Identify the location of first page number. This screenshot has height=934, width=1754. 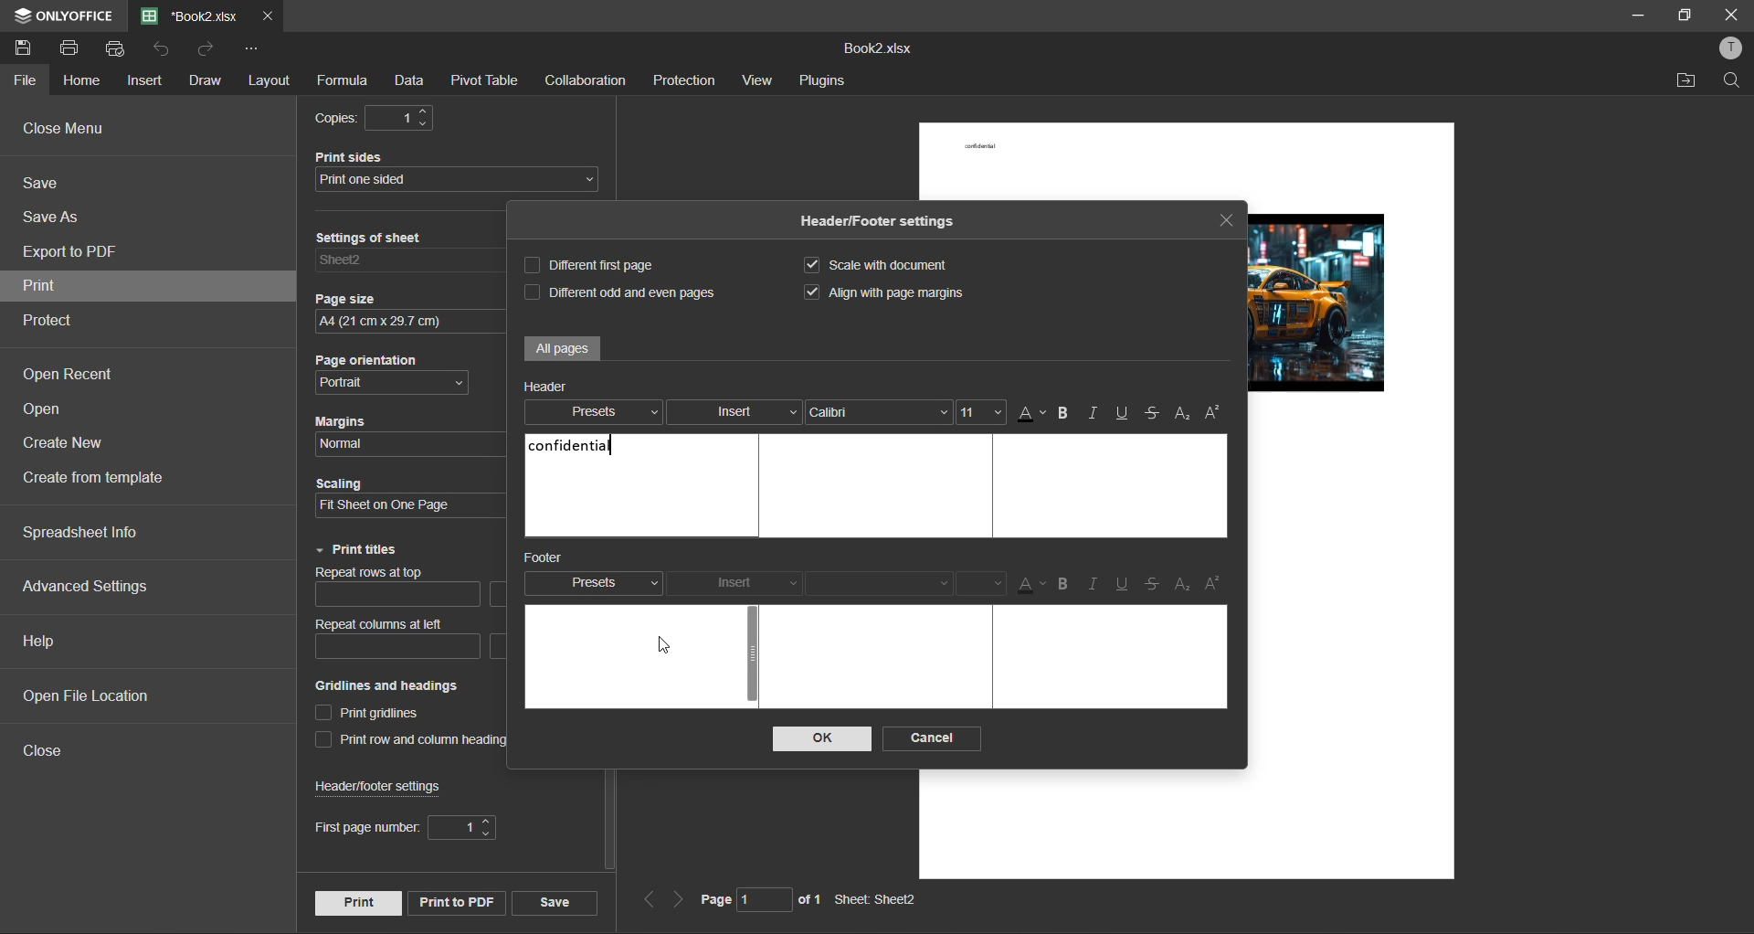
(407, 825).